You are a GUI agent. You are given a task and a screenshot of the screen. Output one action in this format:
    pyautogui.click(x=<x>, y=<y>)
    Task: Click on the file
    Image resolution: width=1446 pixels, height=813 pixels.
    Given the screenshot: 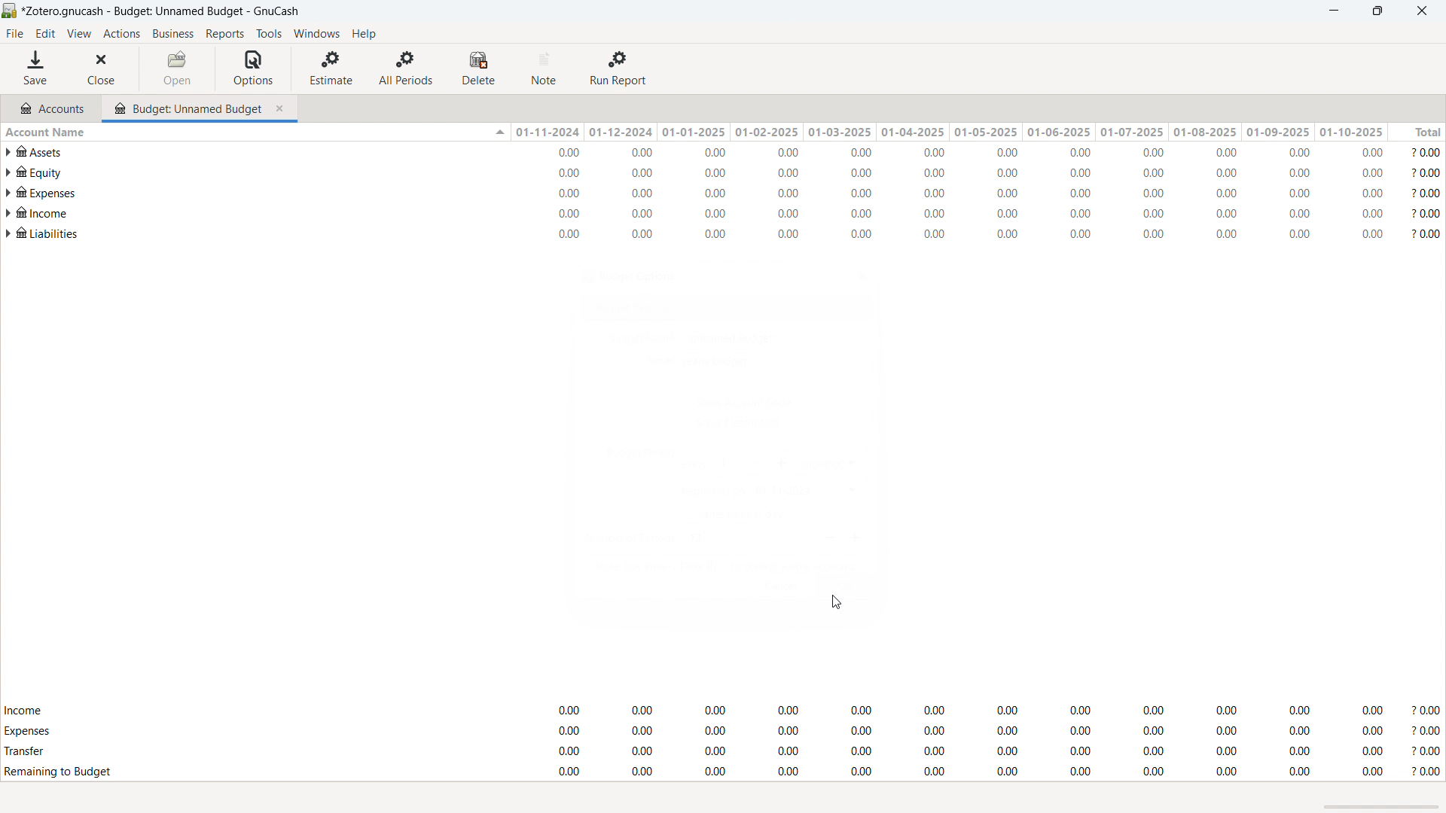 What is the action you would take?
    pyautogui.click(x=14, y=34)
    